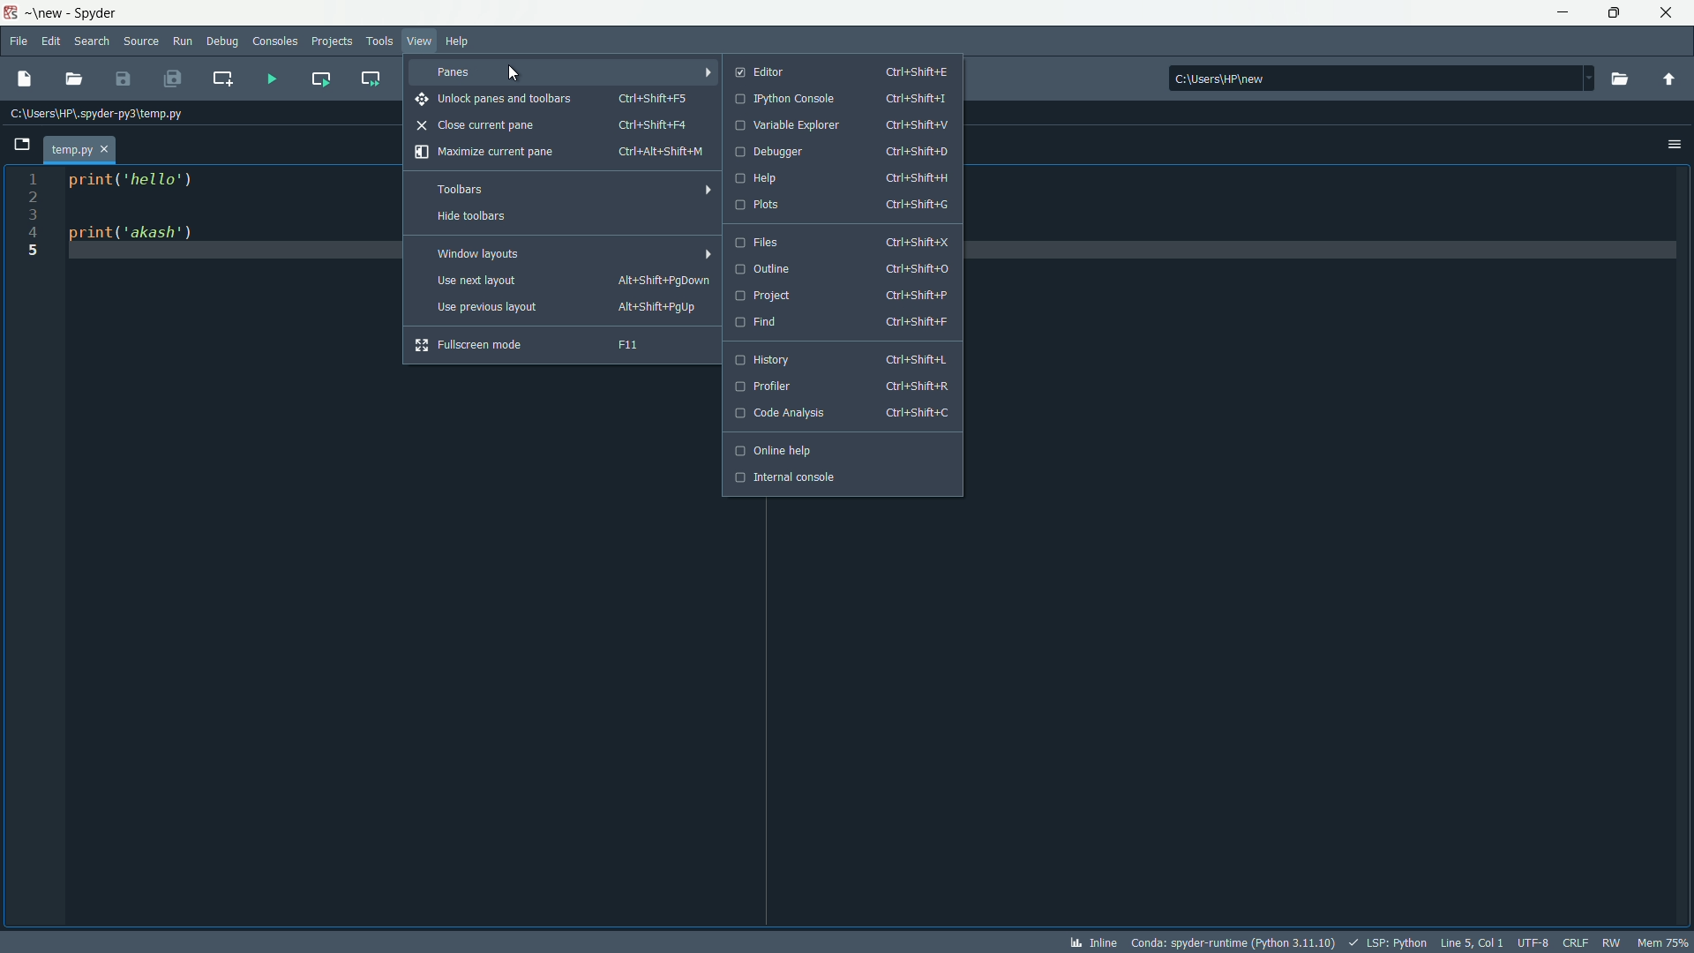  What do you see at coordinates (172, 78) in the screenshot?
I see `save all files` at bounding box center [172, 78].